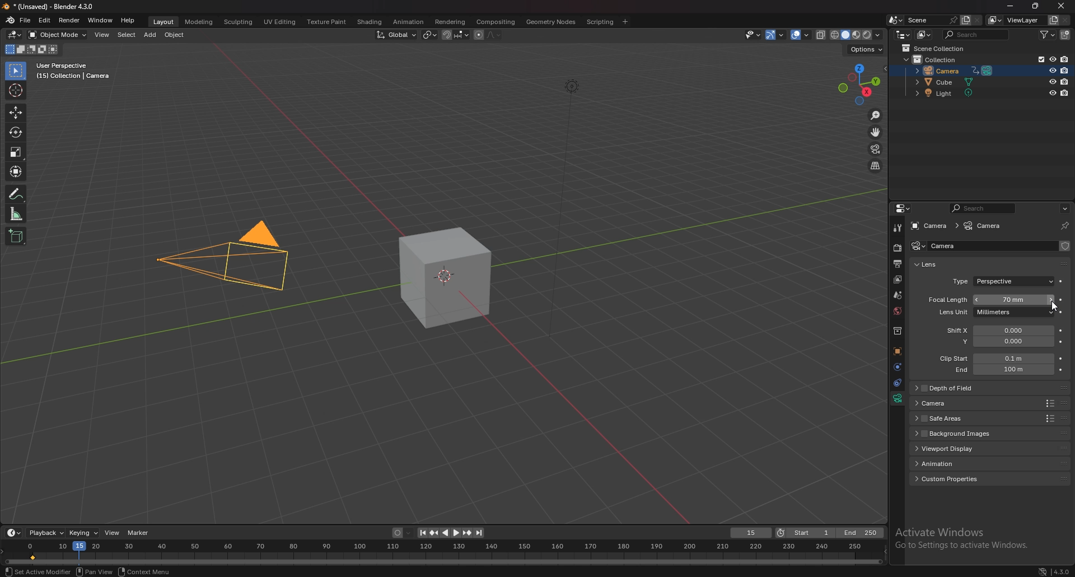  Describe the element at coordinates (125, 35) in the screenshot. I see `select` at that location.